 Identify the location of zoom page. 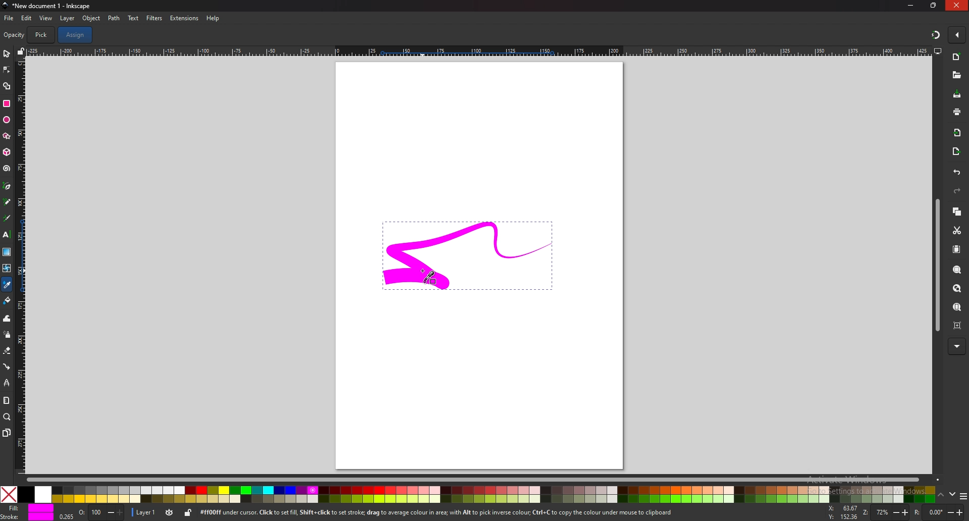
(956, 289).